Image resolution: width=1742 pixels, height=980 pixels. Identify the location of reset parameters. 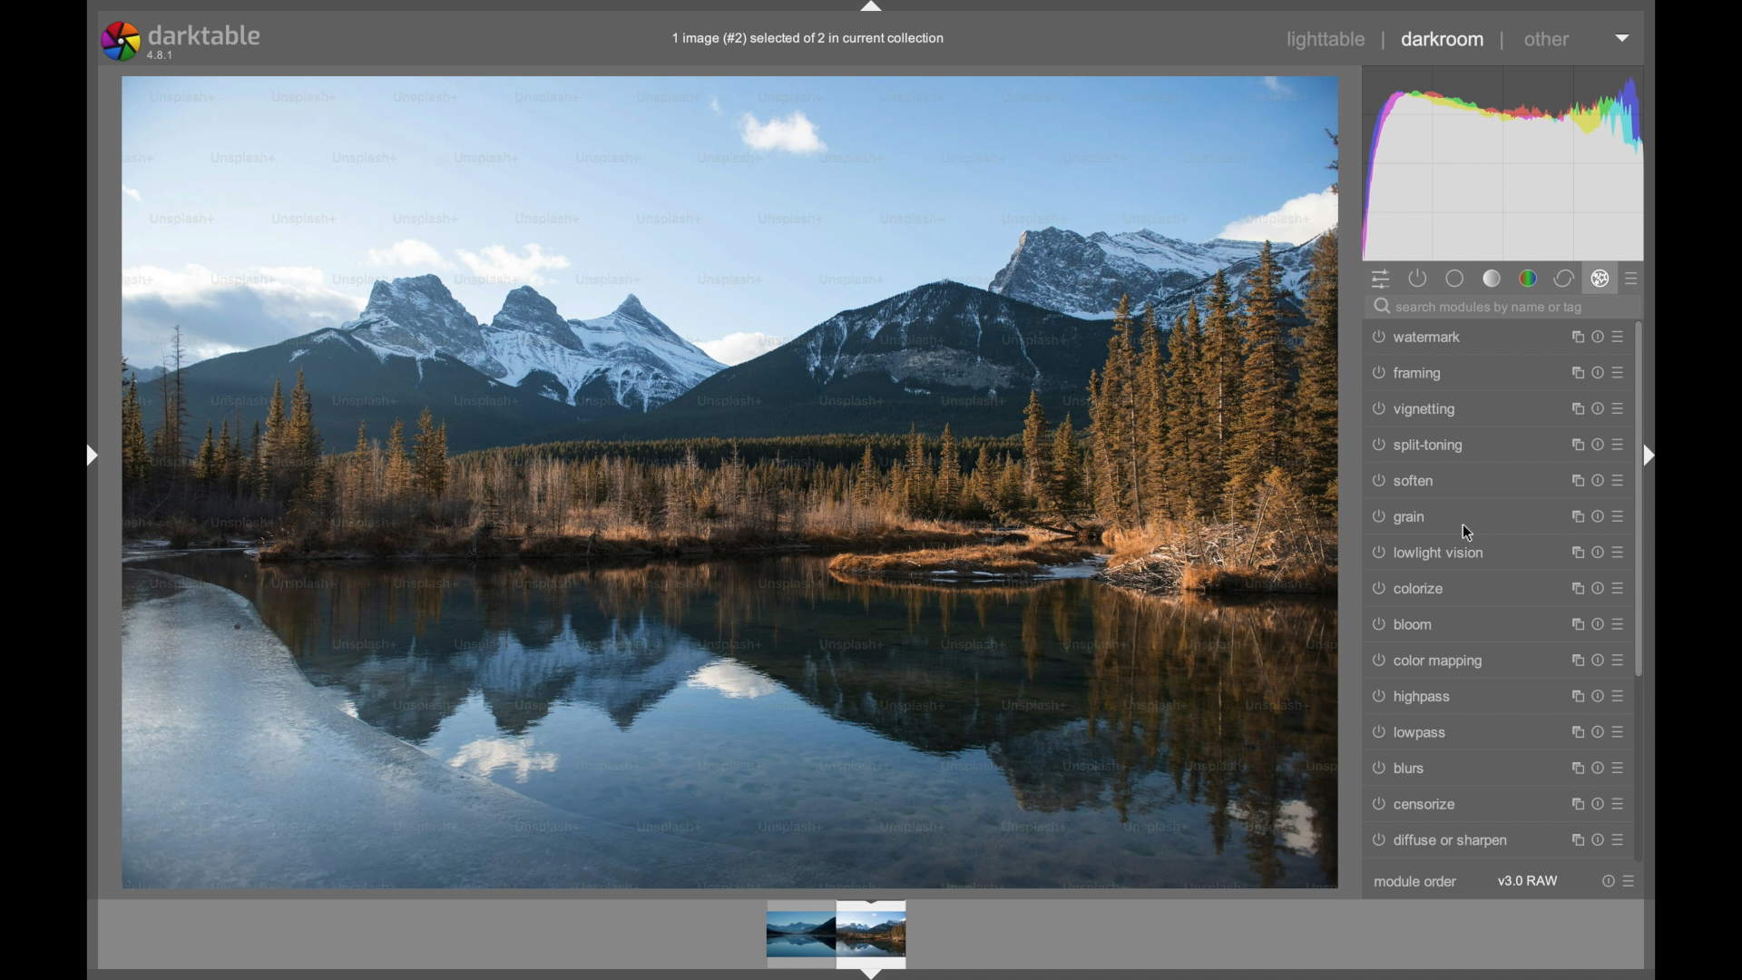
(1598, 587).